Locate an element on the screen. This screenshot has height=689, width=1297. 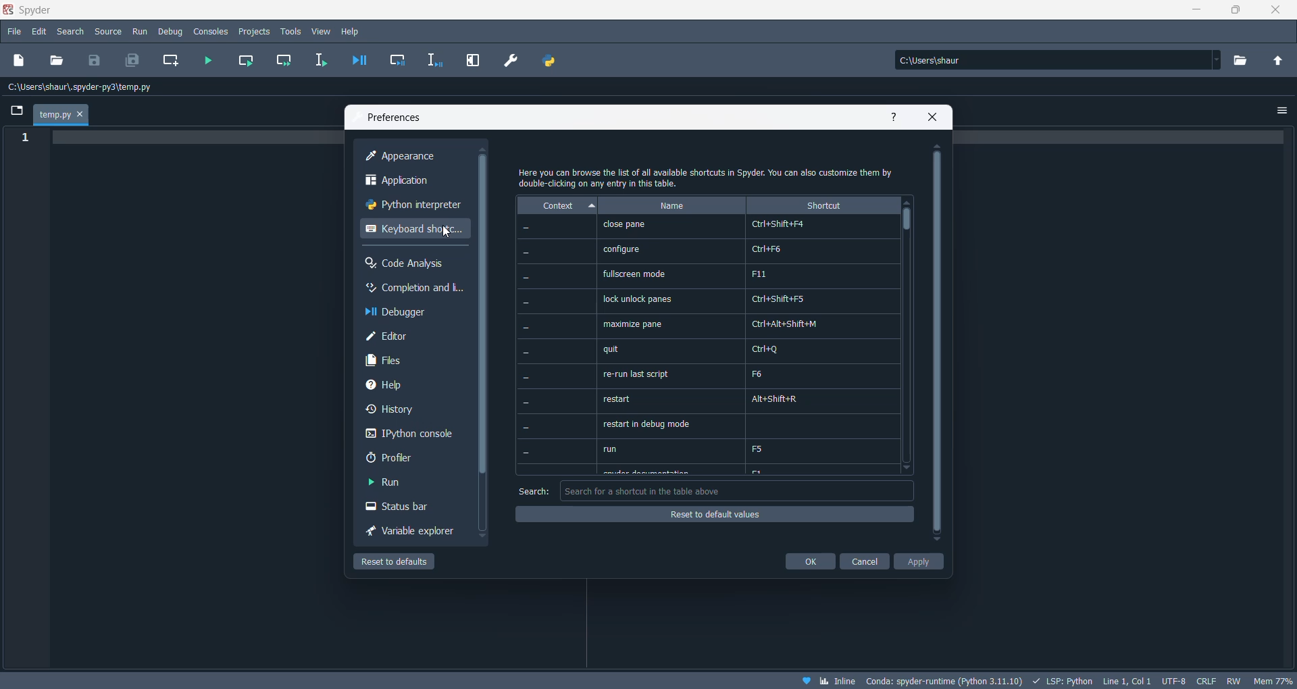
run is located at coordinates (139, 32).